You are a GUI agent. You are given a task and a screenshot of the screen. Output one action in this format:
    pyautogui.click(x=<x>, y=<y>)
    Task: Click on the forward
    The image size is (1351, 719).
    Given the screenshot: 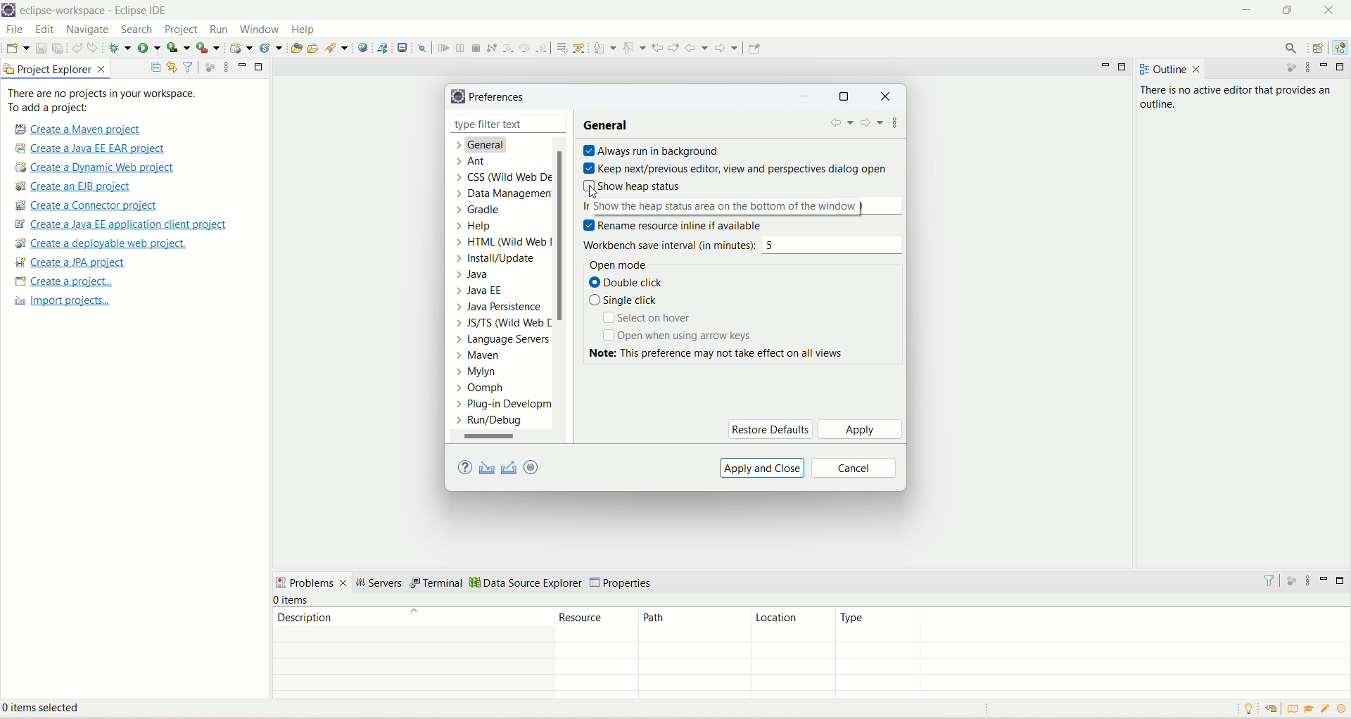 What is the action you would take?
    pyautogui.click(x=728, y=48)
    